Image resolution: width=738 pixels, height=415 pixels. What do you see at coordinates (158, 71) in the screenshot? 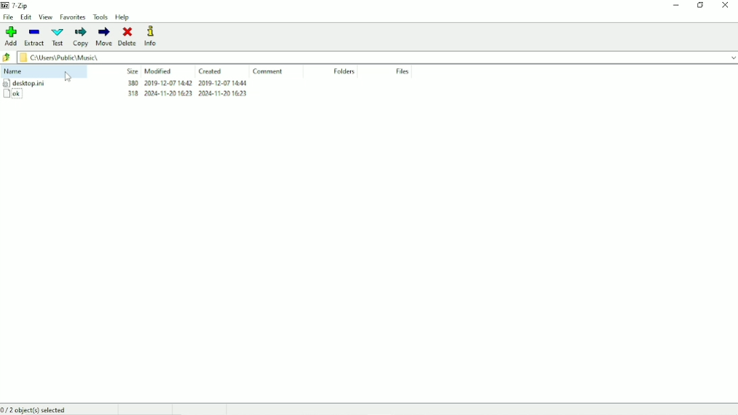
I see `Modified` at bounding box center [158, 71].